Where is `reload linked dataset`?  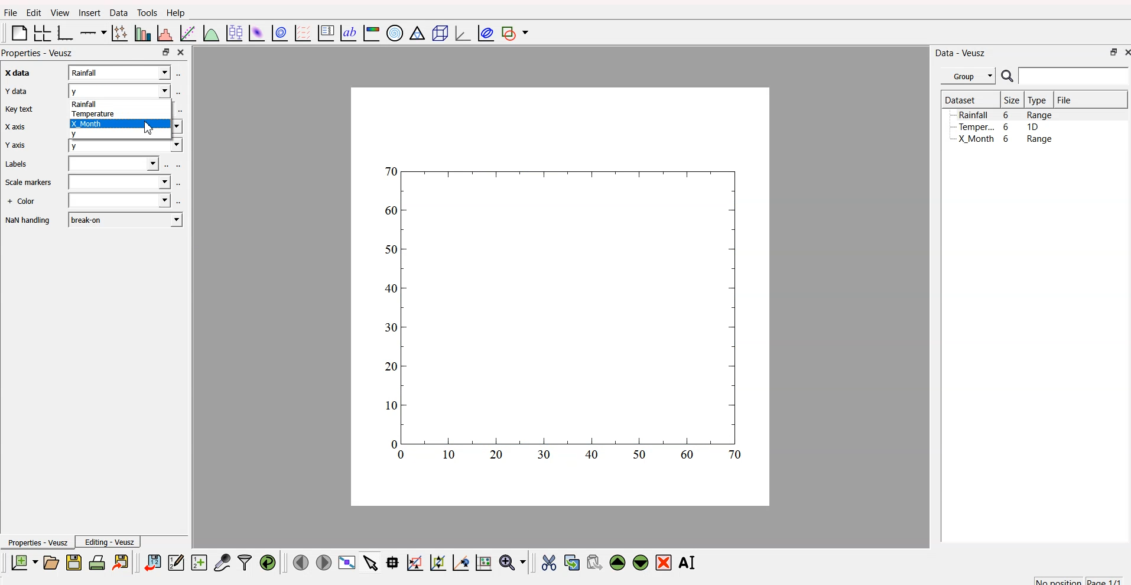 reload linked dataset is located at coordinates (267, 561).